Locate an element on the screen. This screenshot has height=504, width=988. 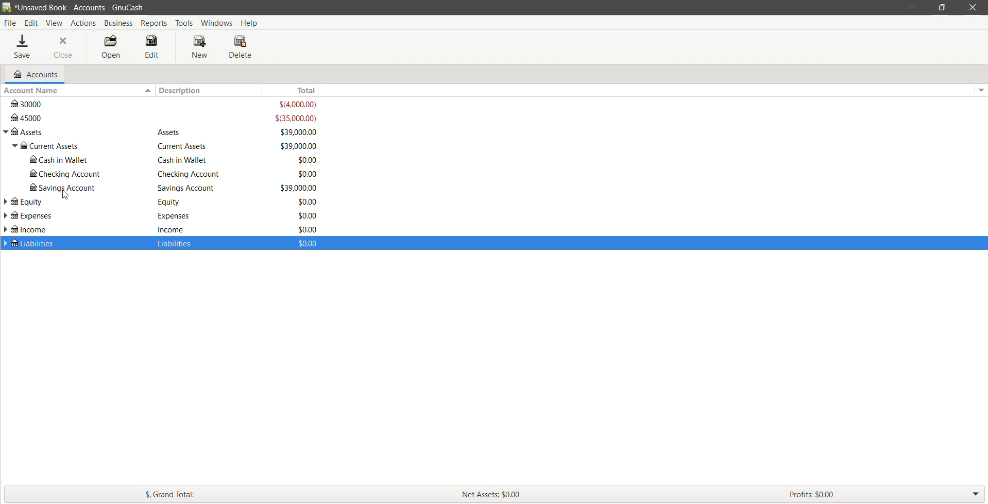
$0.00 is located at coordinates (308, 215).